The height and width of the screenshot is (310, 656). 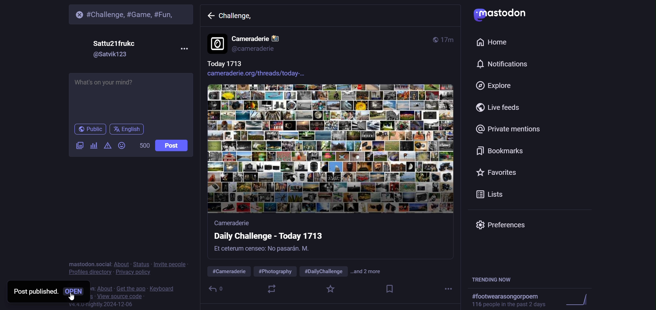 What do you see at coordinates (117, 296) in the screenshot?
I see `view source code` at bounding box center [117, 296].